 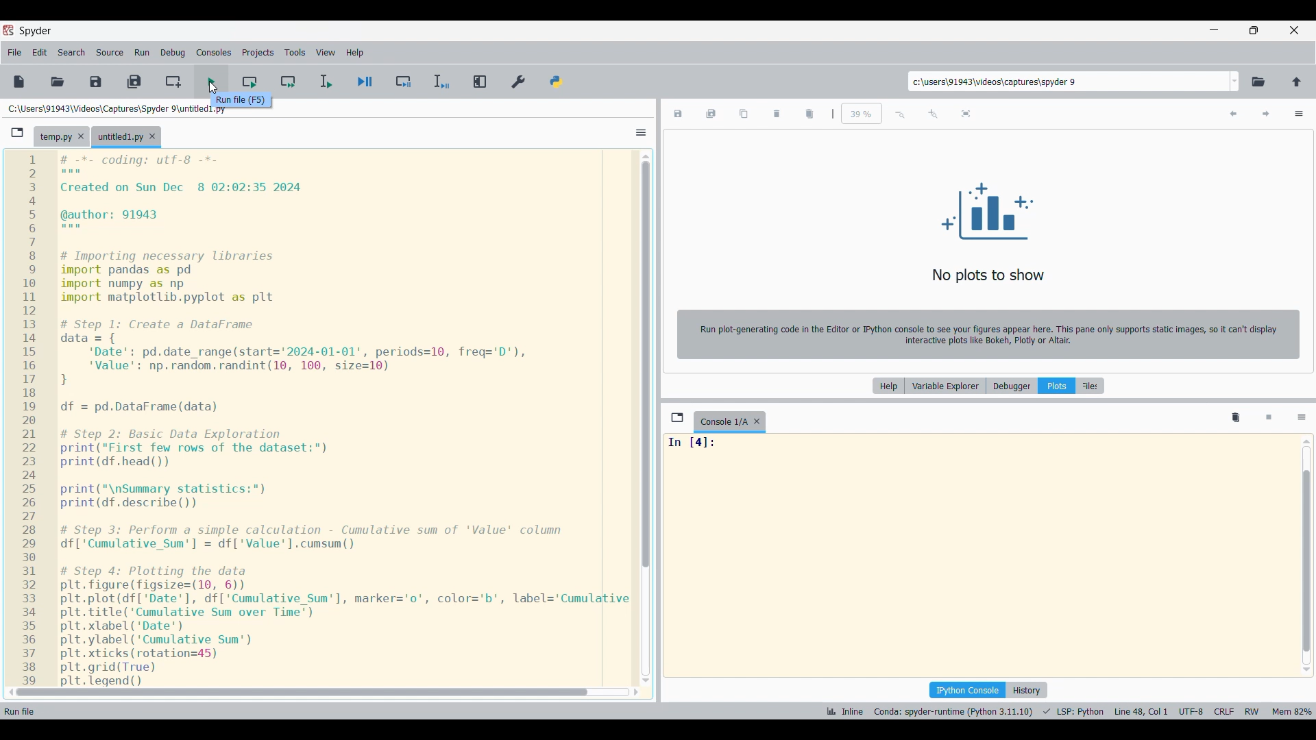 I want to click on Plots, current selection highlighted, so click(x=1058, y=386).